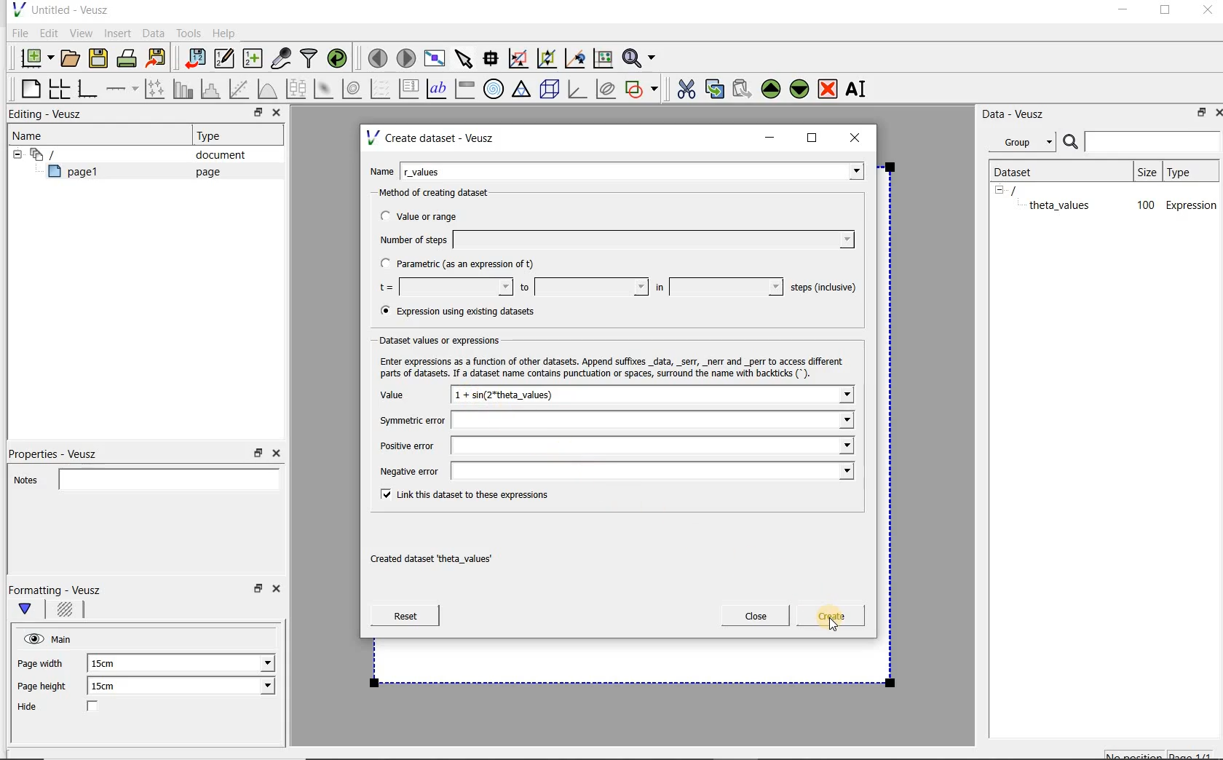  I want to click on Background, so click(67, 611).